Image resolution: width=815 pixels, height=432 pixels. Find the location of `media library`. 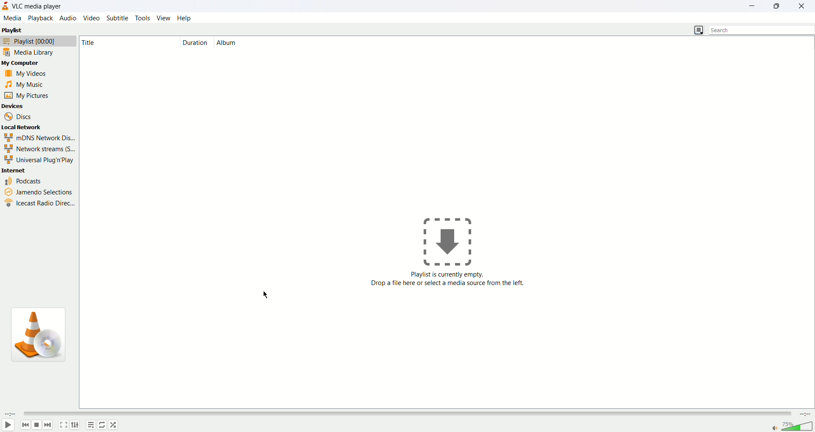

media library is located at coordinates (32, 53).